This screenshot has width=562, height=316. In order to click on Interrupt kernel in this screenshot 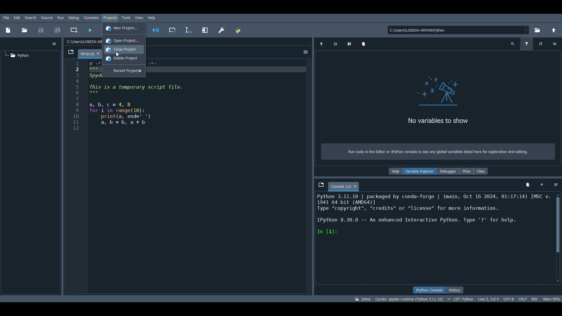, I will do `click(542, 185)`.